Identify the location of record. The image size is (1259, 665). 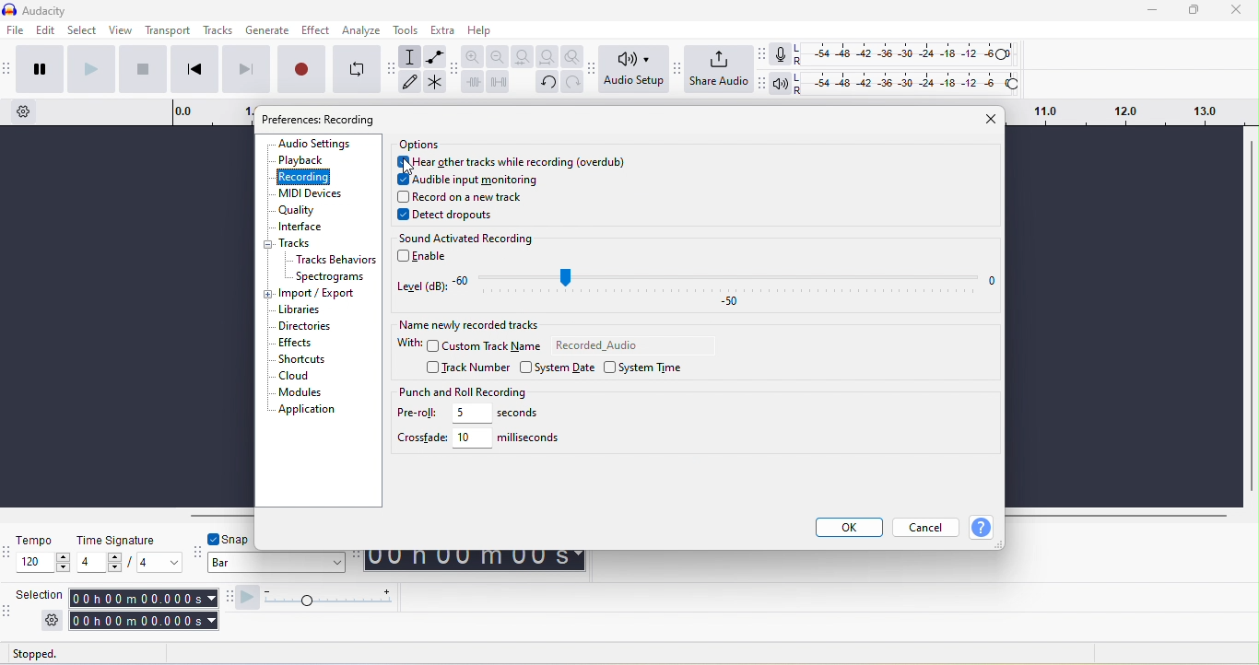
(301, 69).